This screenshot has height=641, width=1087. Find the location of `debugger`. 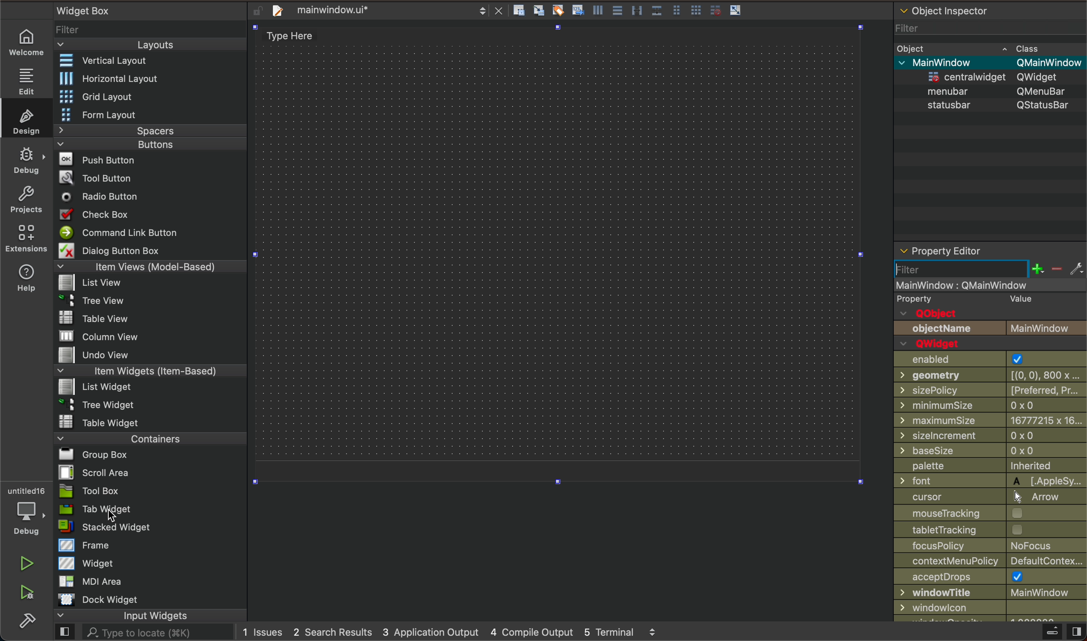

debugger is located at coordinates (24, 508).